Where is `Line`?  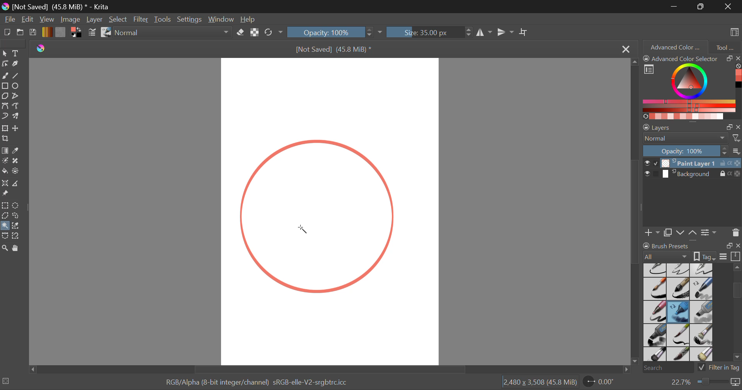 Line is located at coordinates (17, 76).